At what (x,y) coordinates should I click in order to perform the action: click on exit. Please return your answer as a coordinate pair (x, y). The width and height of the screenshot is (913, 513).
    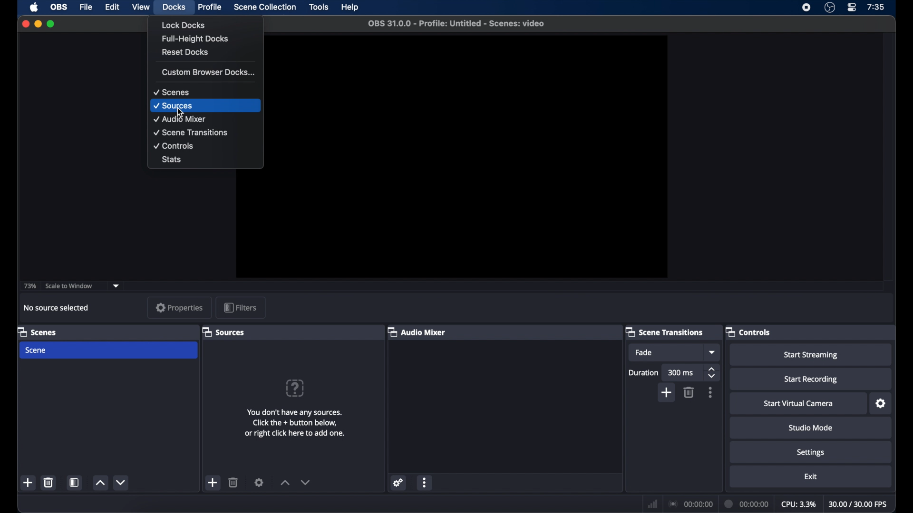
    Looking at the image, I should click on (810, 476).